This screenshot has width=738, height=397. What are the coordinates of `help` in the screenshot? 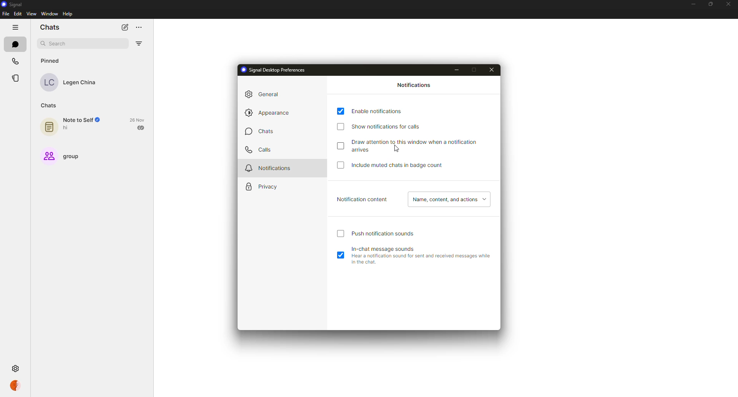 It's located at (66, 14).